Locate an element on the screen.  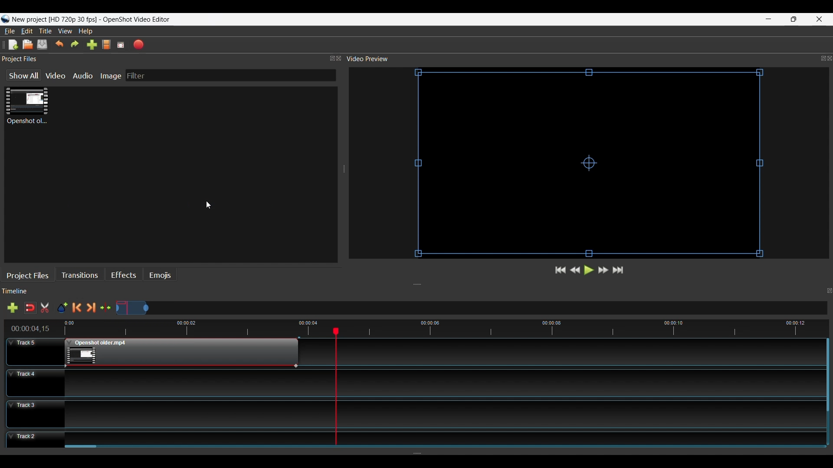
Track Header is located at coordinates (35, 351).